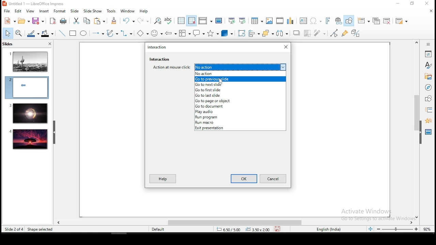 The height and width of the screenshot is (245, 436). I want to click on save, so click(38, 21).